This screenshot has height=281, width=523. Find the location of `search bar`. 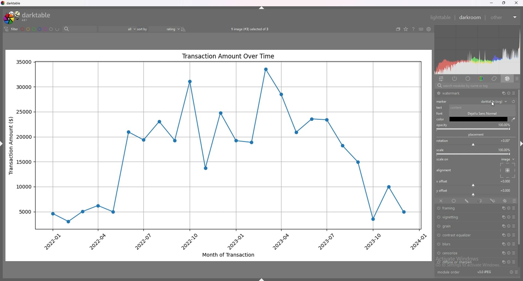

search bar is located at coordinates (78, 29).